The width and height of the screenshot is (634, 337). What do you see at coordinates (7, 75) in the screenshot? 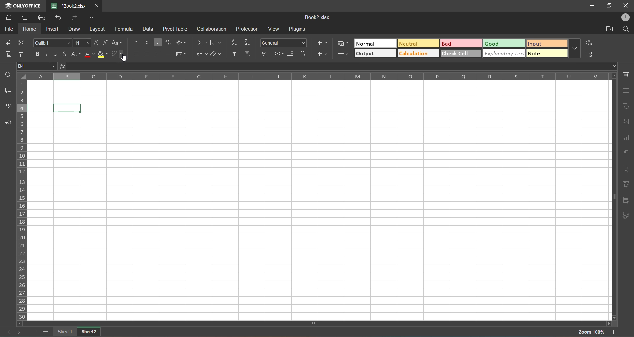
I see `find` at bounding box center [7, 75].